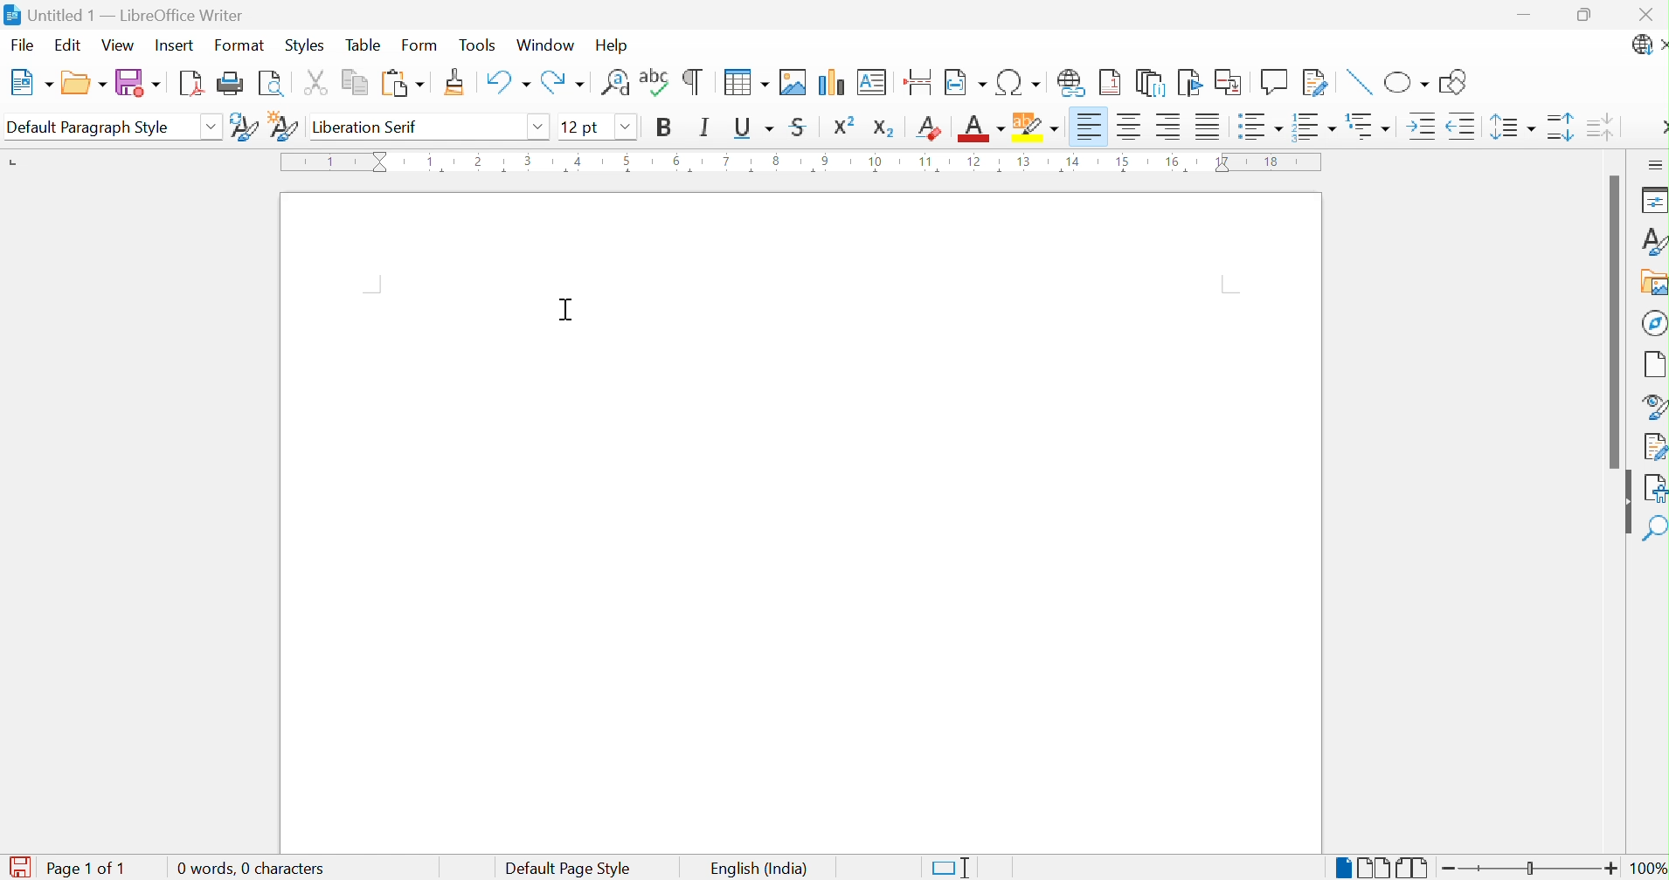  What do you see at coordinates (1624, 503) in the screenshot?
I see `Hide` at bounding box center [1624, 503].